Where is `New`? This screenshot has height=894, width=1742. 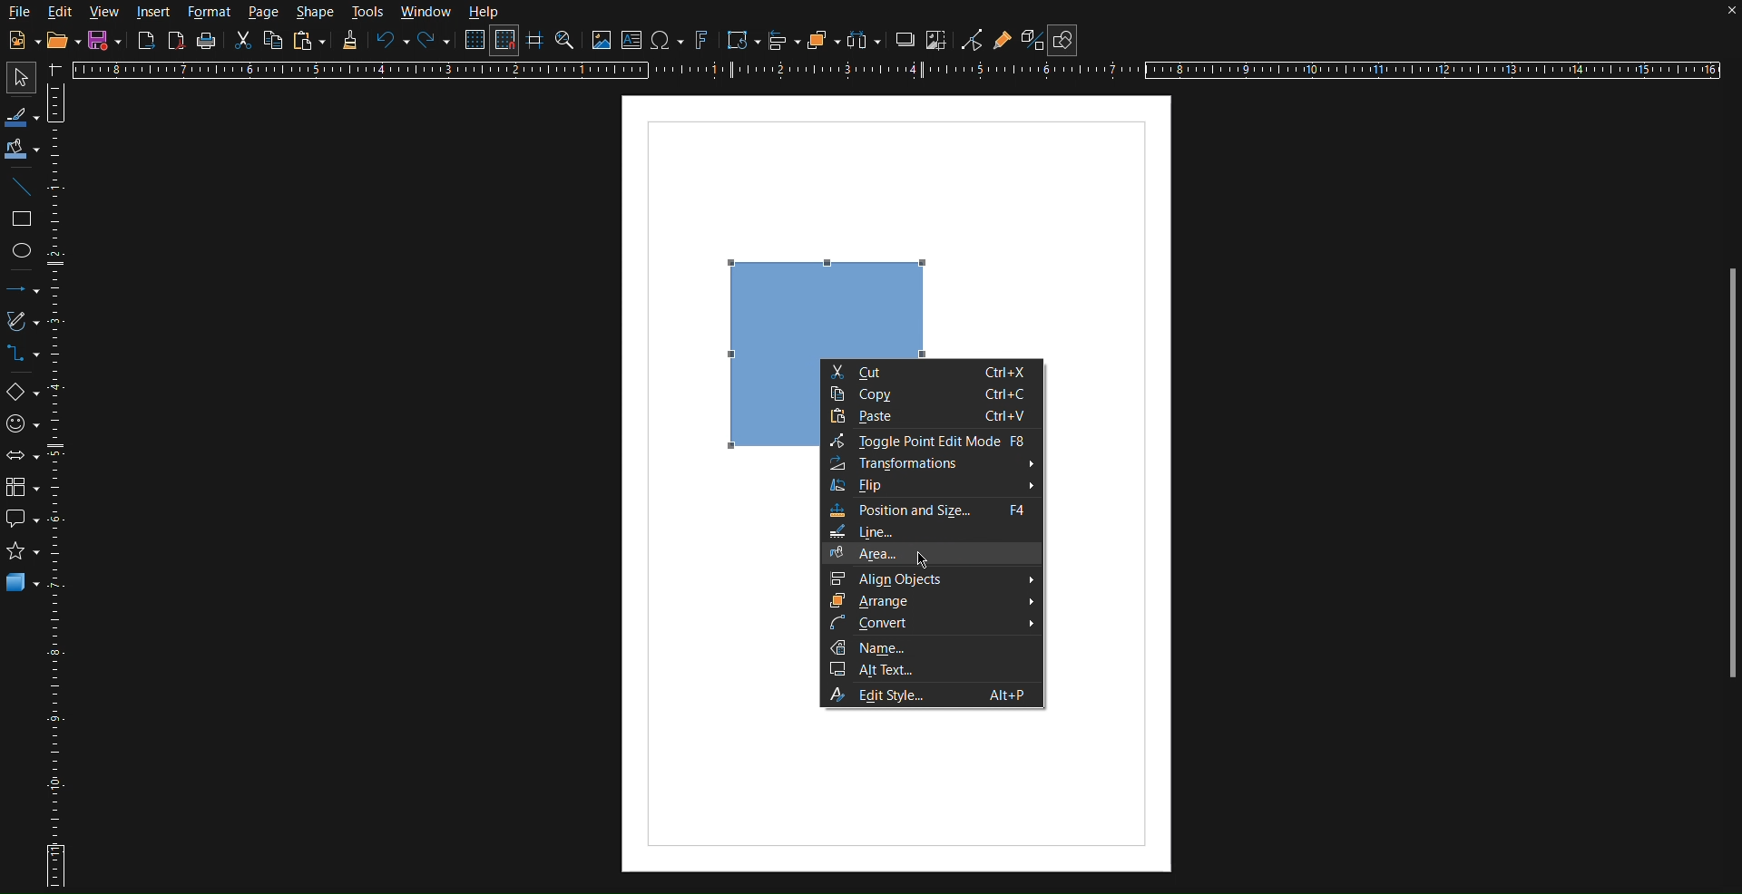 New is located at coordinates (20, 40).